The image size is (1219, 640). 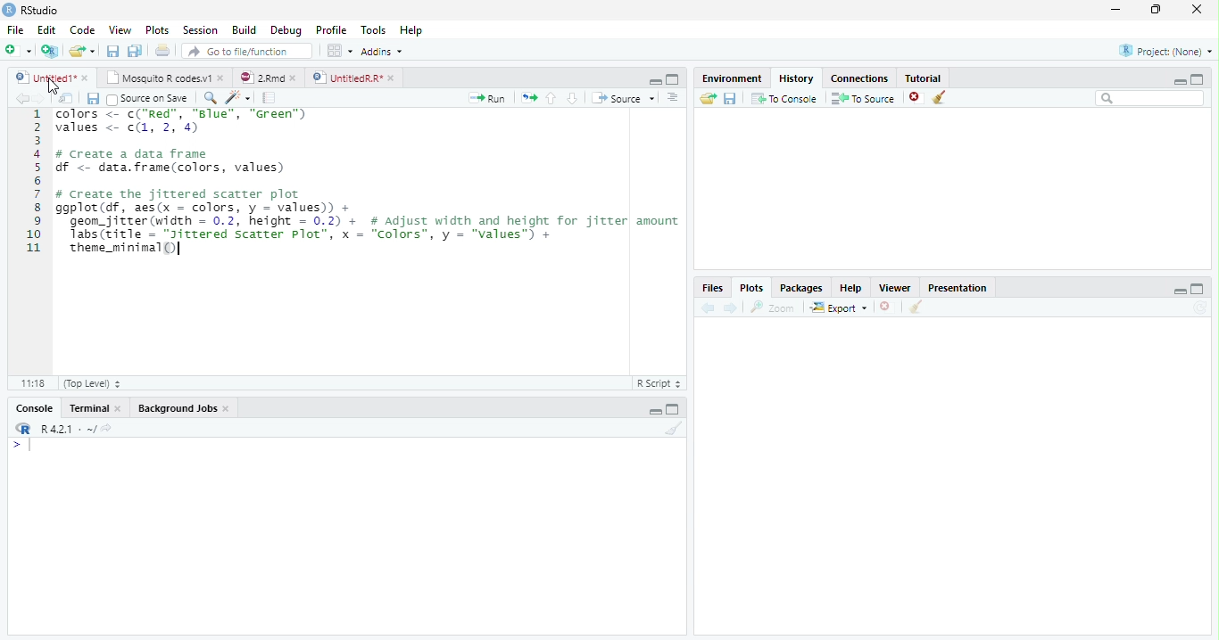 I want to click on Code tools, so click(x=239, y=98).